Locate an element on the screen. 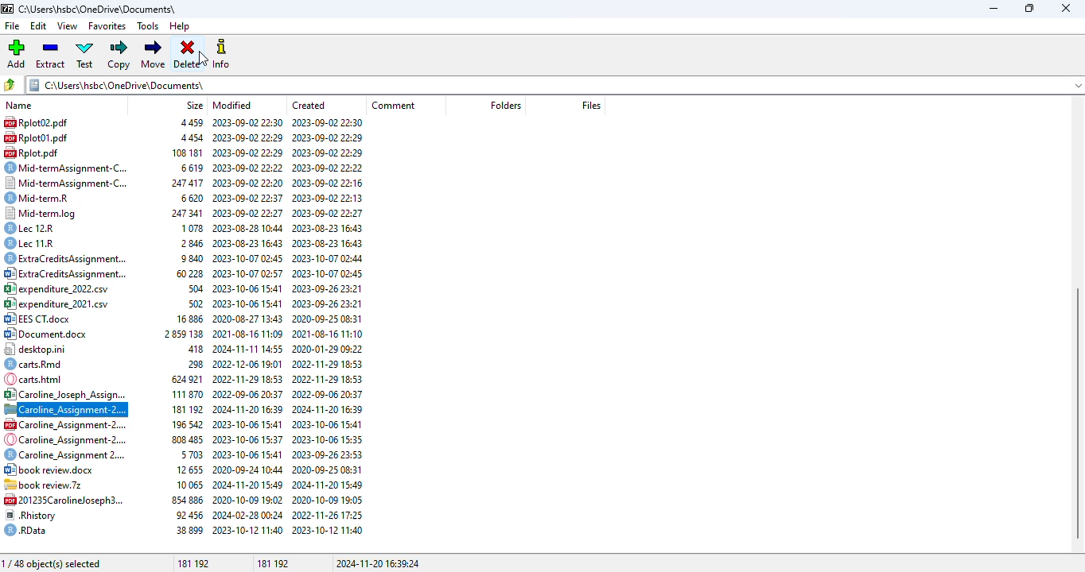  298 is located at coordinates (192, 363).